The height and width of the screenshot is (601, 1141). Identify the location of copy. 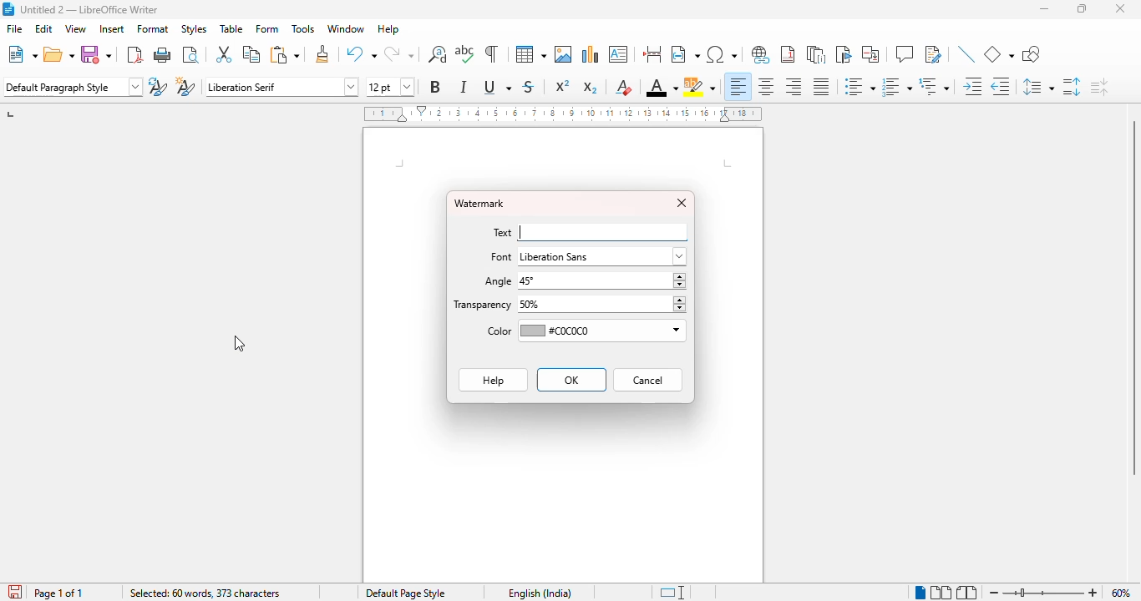
(251, 53).